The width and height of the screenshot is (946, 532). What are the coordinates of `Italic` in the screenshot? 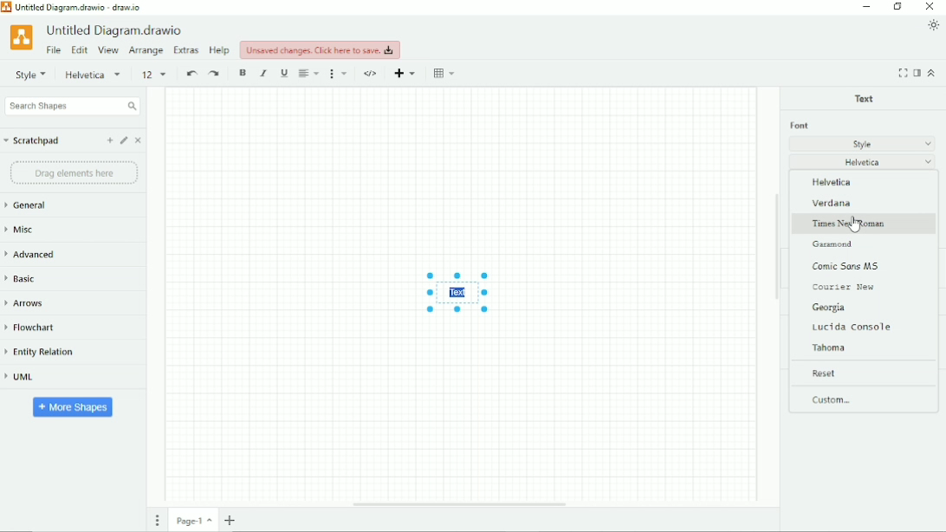 It's located at (263, 73).